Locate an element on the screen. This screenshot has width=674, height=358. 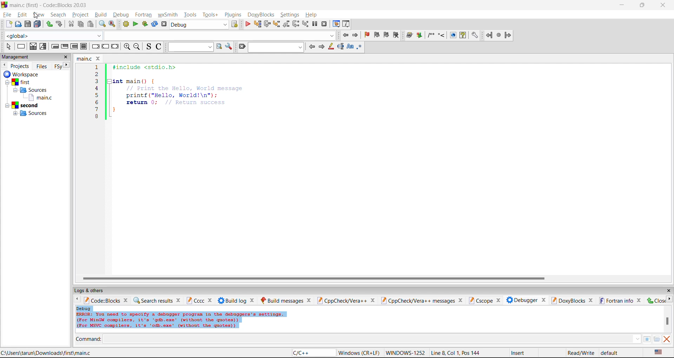
zoom out is located at coordinates (138, 47).